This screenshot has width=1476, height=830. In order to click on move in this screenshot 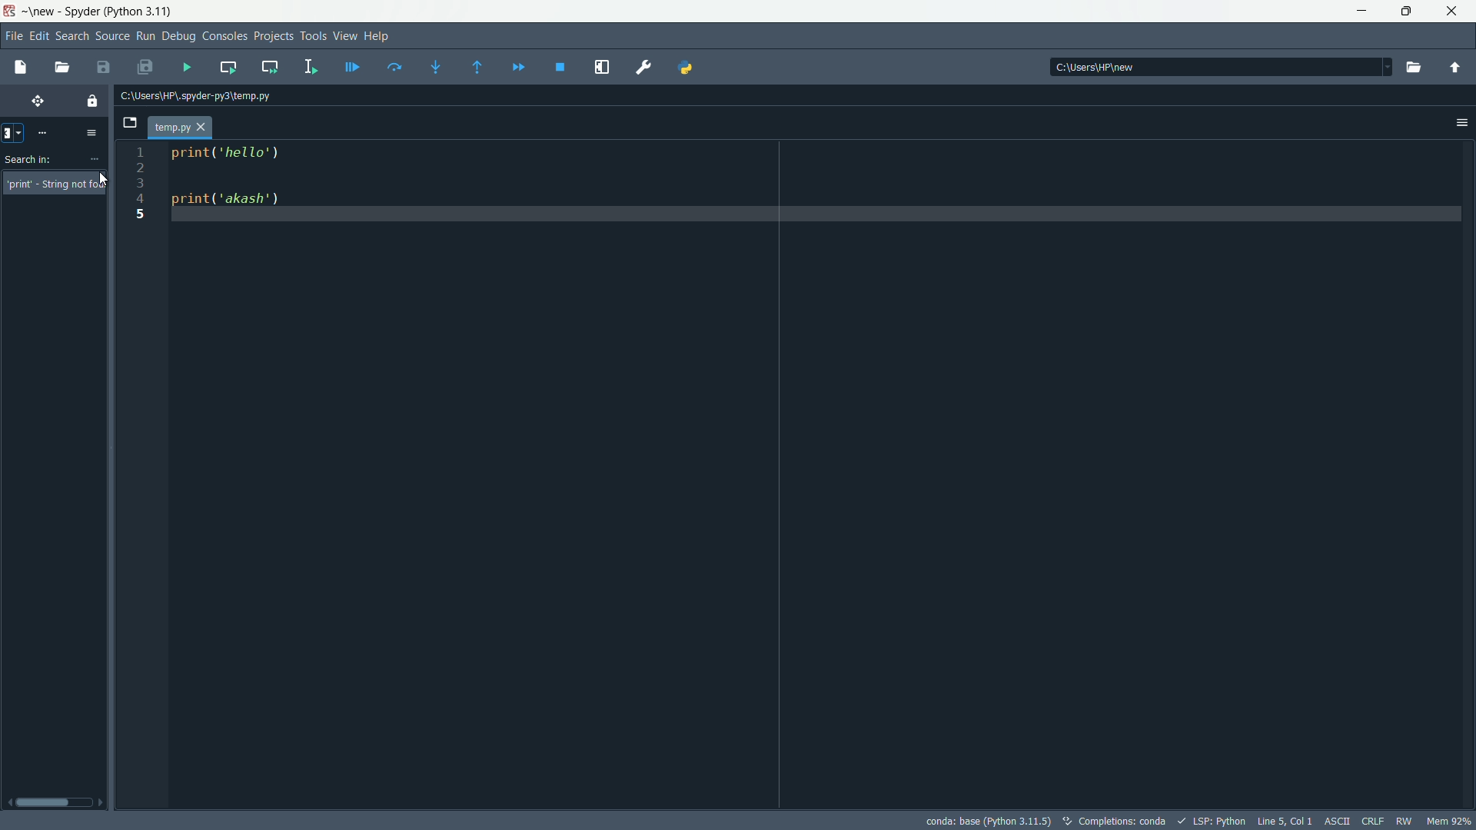, I will do `click(35, 104)`.